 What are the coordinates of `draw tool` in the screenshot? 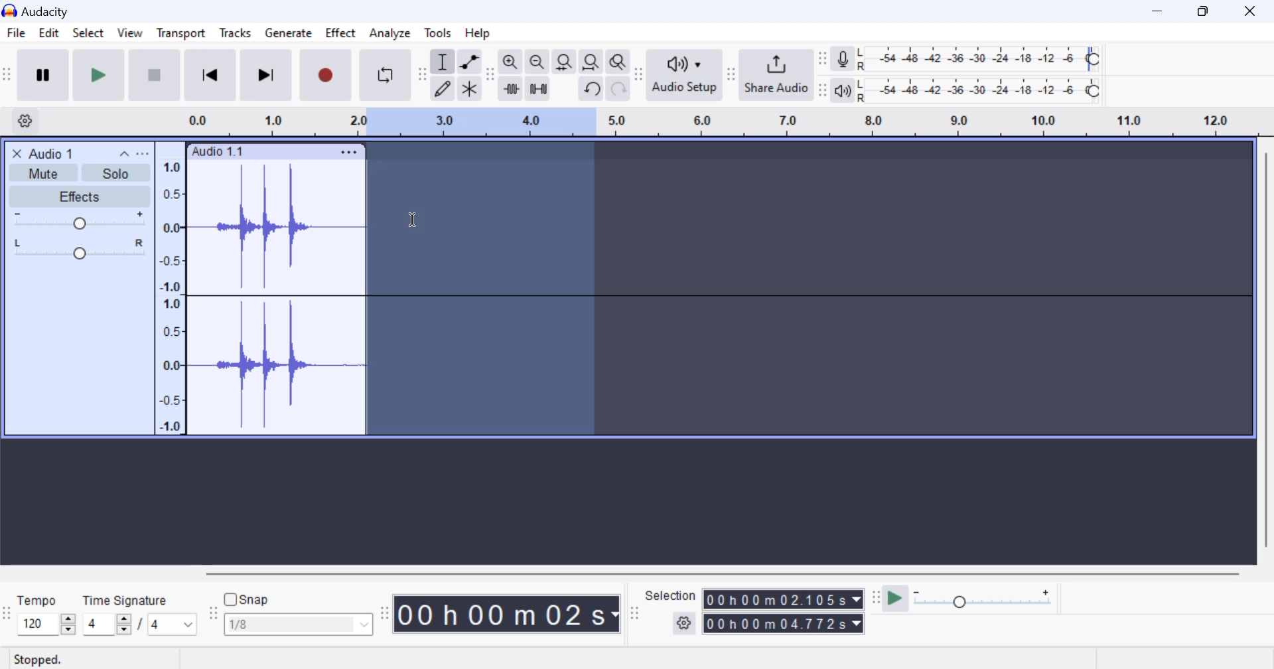 It's located at (443, 89).